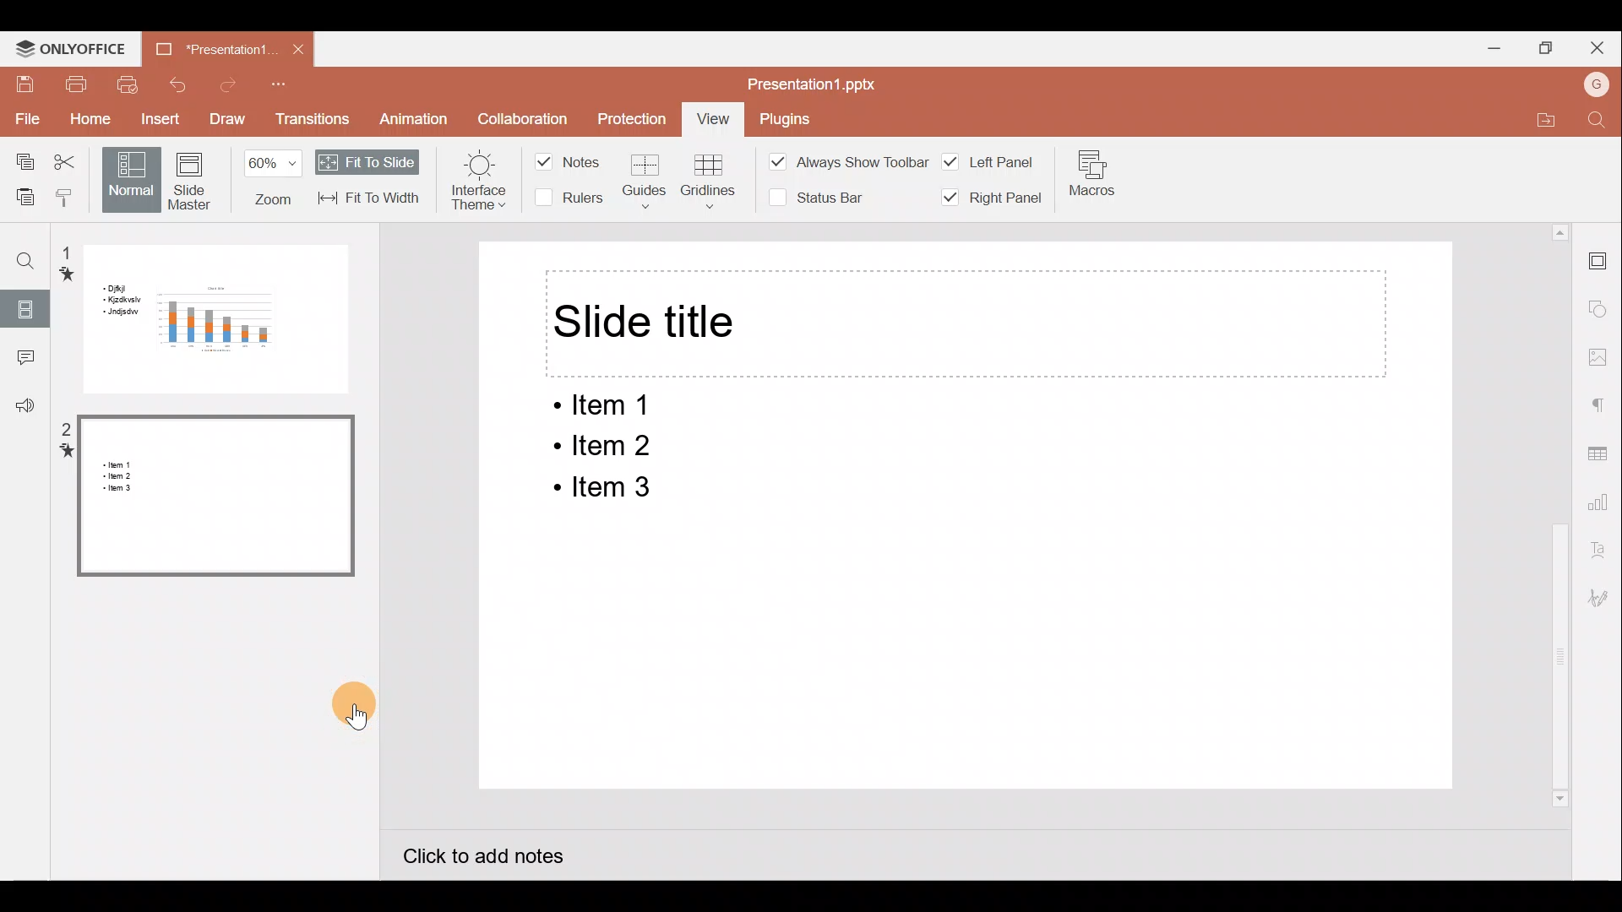 The image size is (1622, 912). I want to click on Draw, so click(225, 116).